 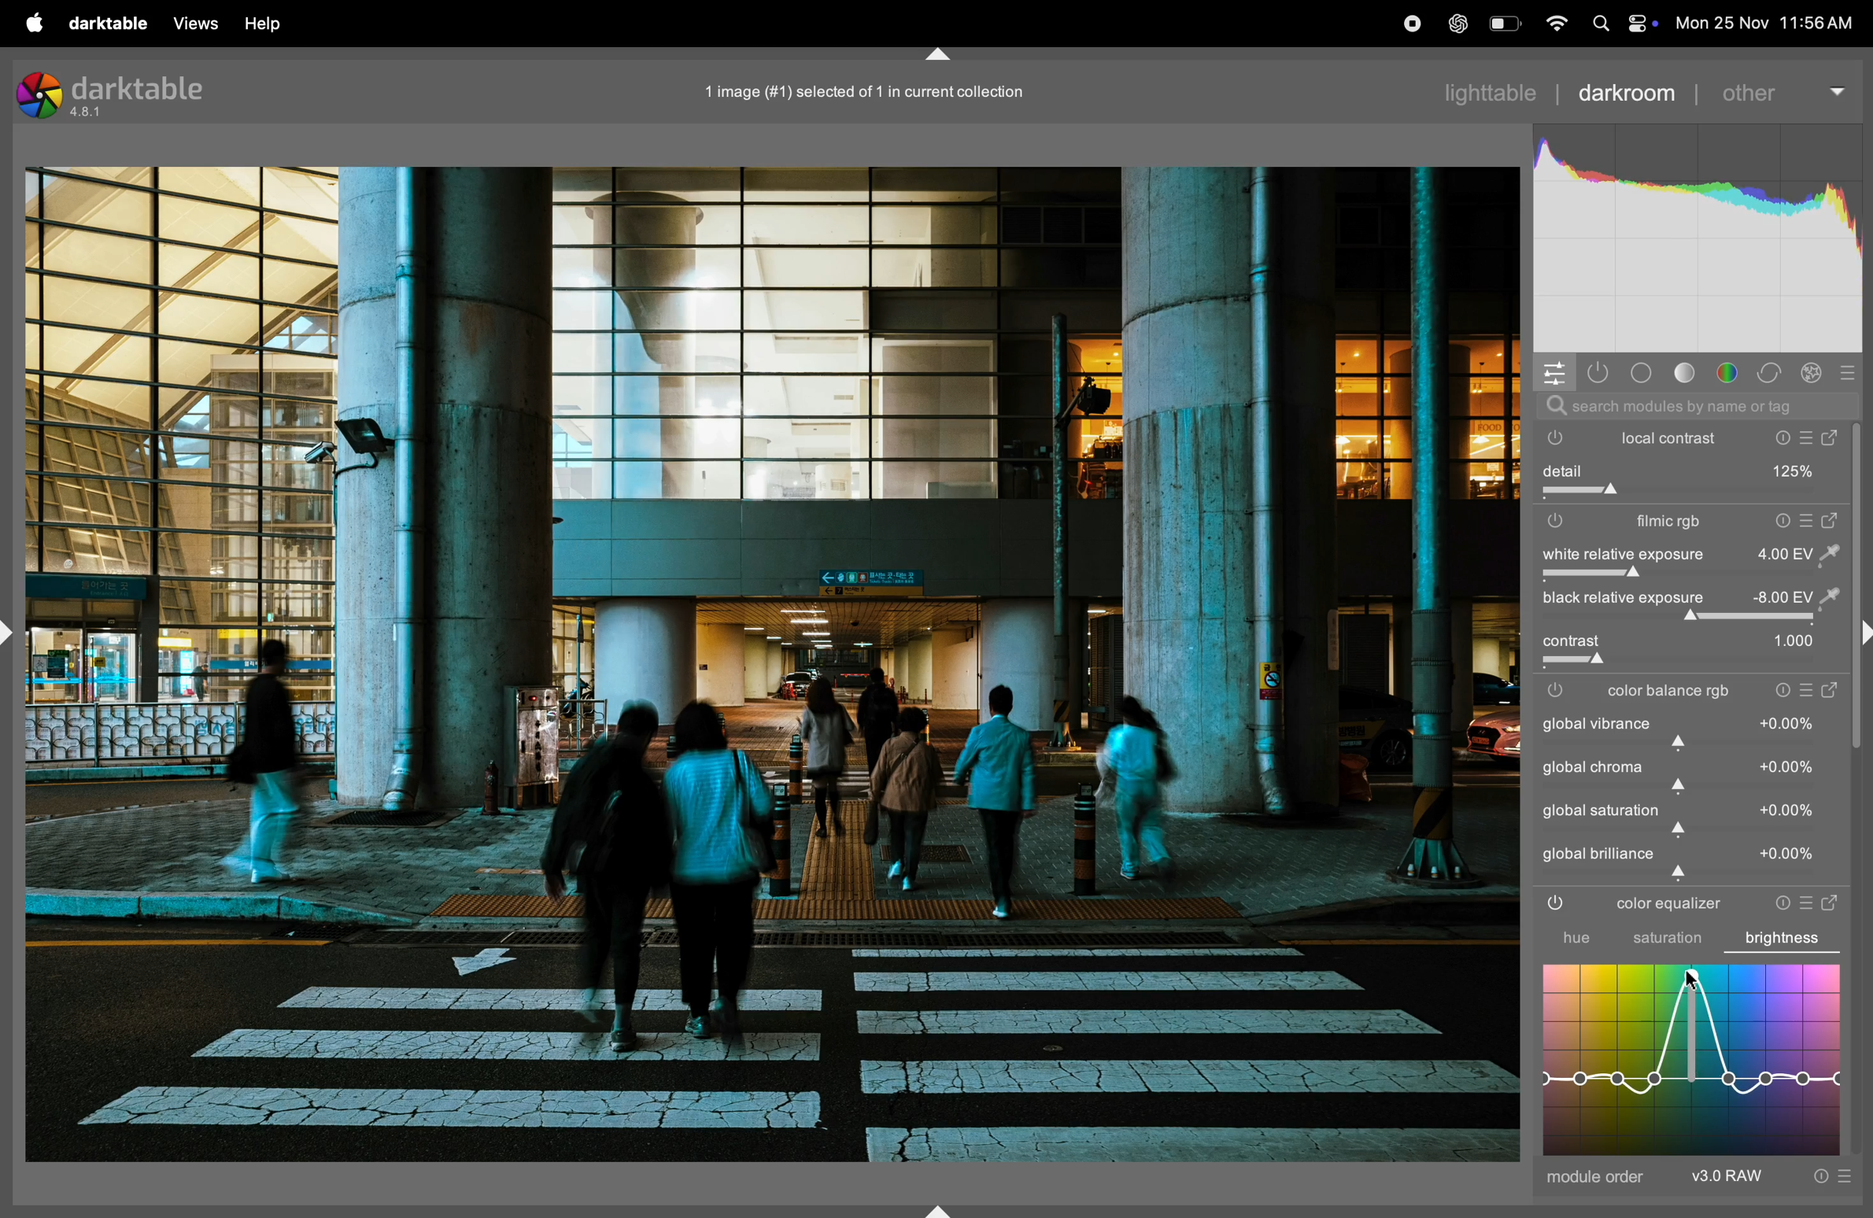 What do you see at coordinates (773, 665) in the screenshot?
I see `image ` at bounding box center [773, 665].